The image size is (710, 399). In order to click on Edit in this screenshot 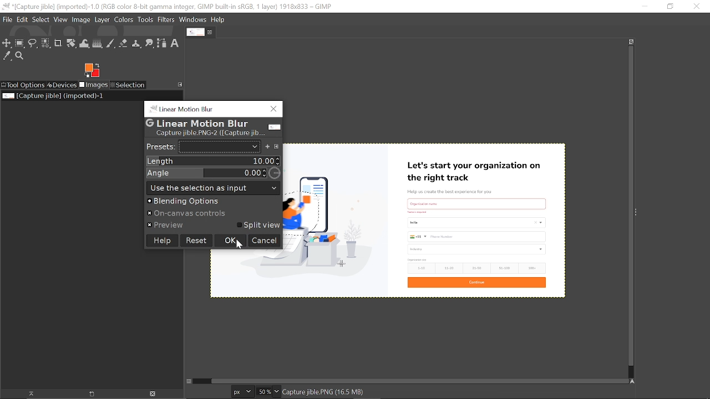, I will do `click(23, 19)`.